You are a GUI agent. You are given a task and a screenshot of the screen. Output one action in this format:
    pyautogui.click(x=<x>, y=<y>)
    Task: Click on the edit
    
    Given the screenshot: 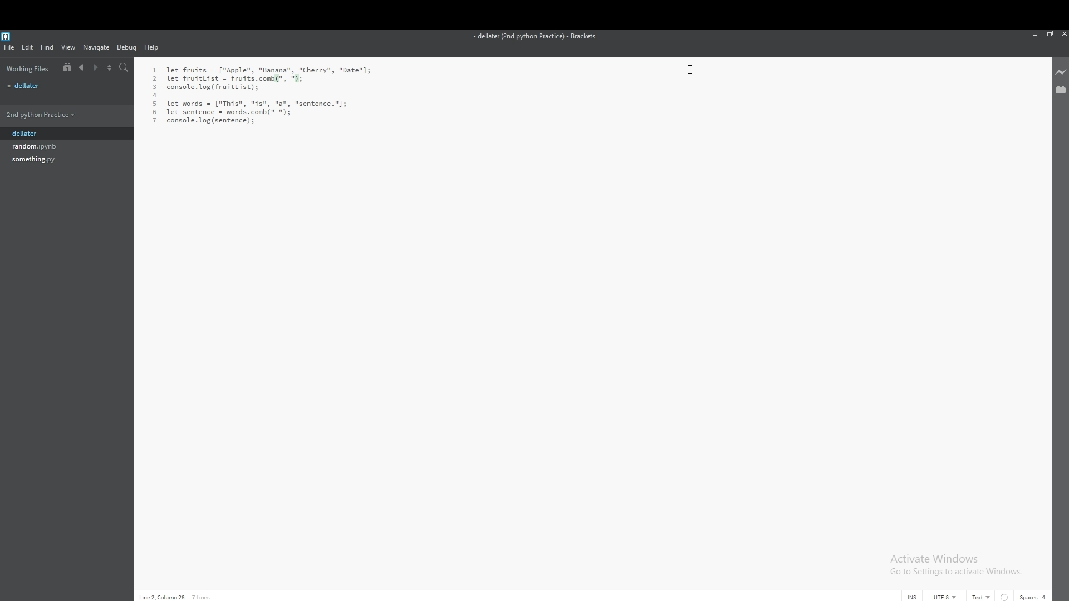 What is the action you would take?
    pyautogui.click(x=28, y=47)
    